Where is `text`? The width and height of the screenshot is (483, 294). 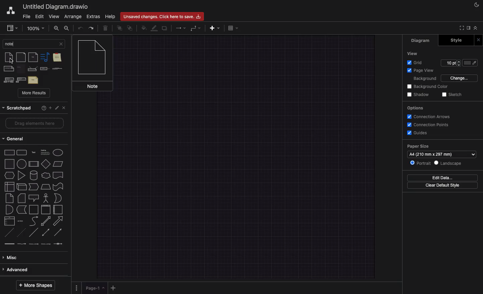
text is located at coordinates (33, 80).